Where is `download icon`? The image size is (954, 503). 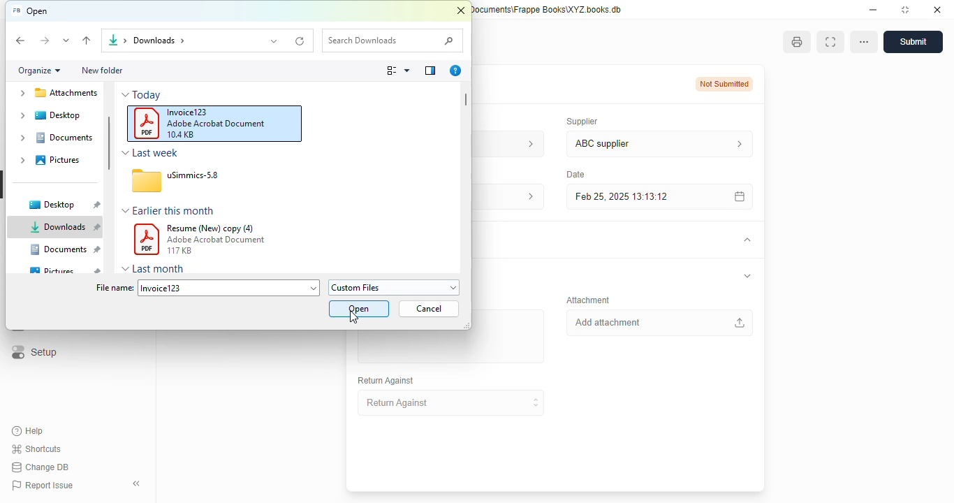 download icon is located at coordinates (111, 41).